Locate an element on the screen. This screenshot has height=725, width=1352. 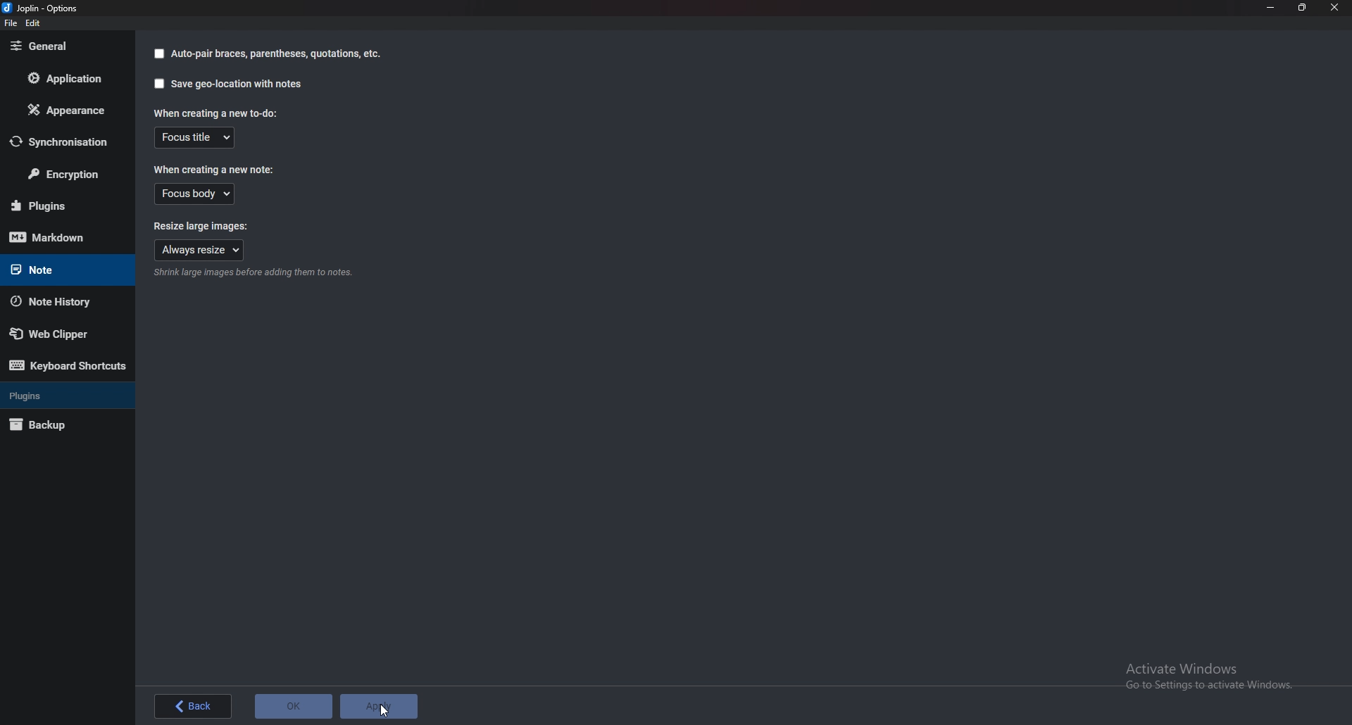
File is located at coordinates (11, 23).